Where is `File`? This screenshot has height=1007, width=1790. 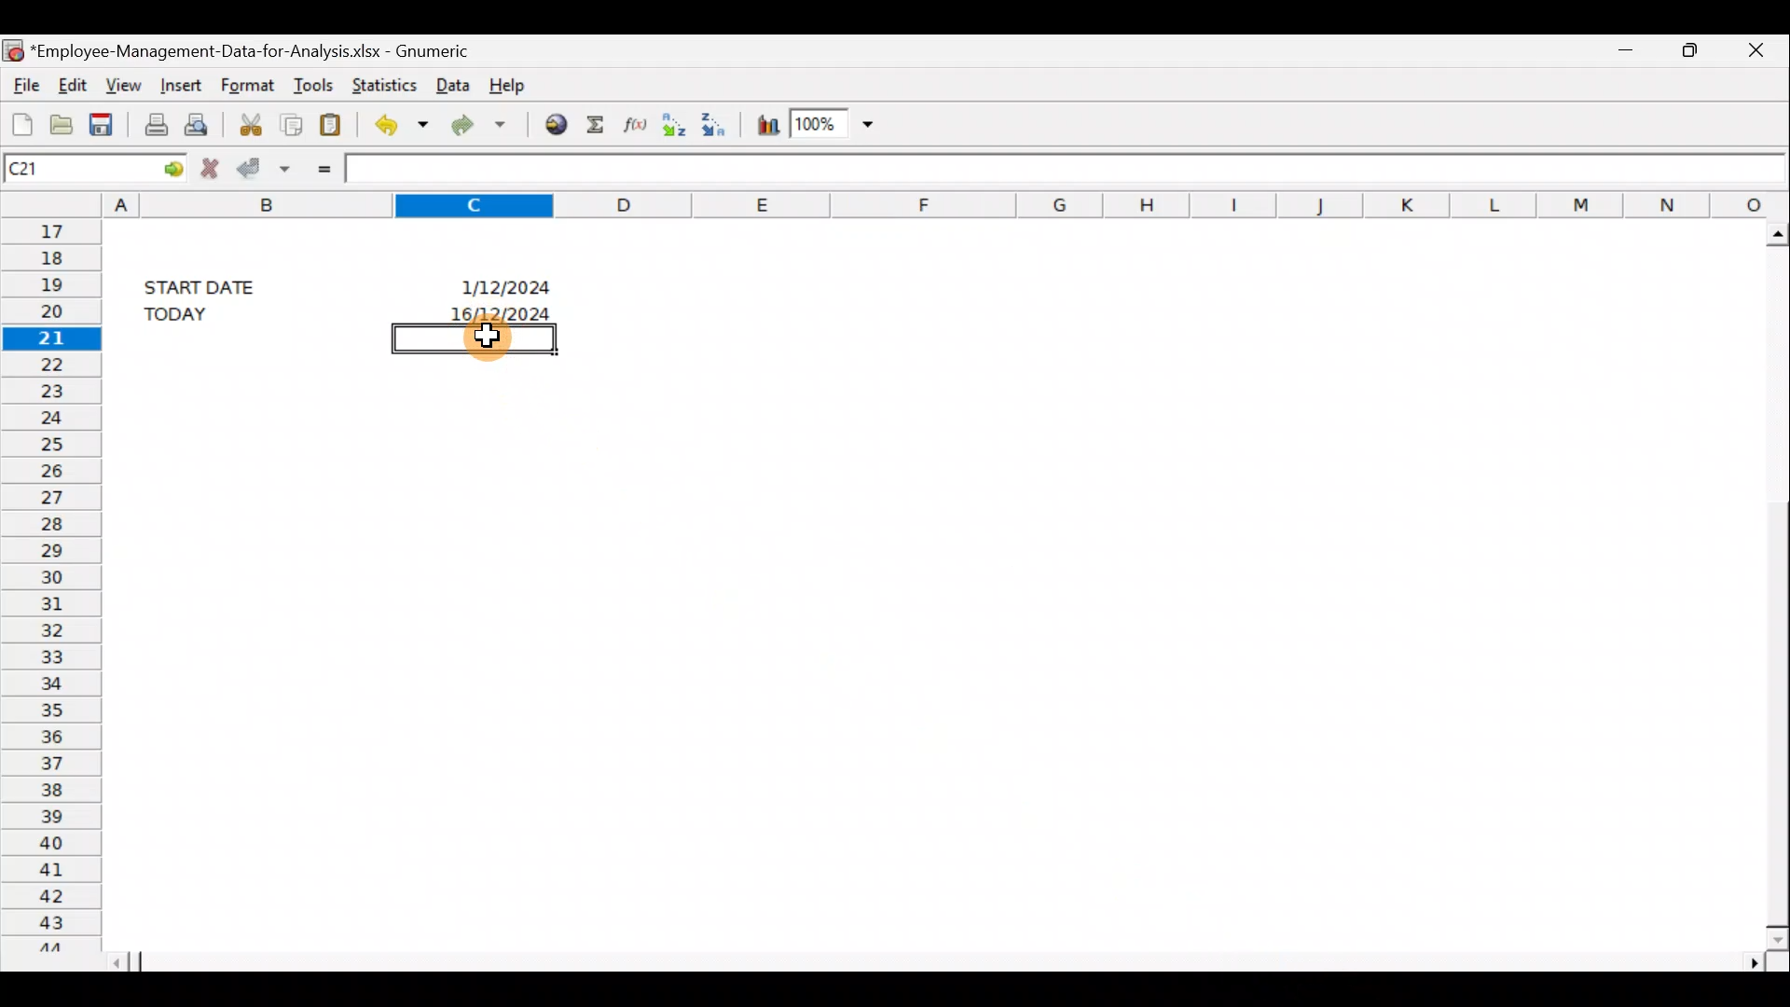 File is located at coordinates (23, 82).